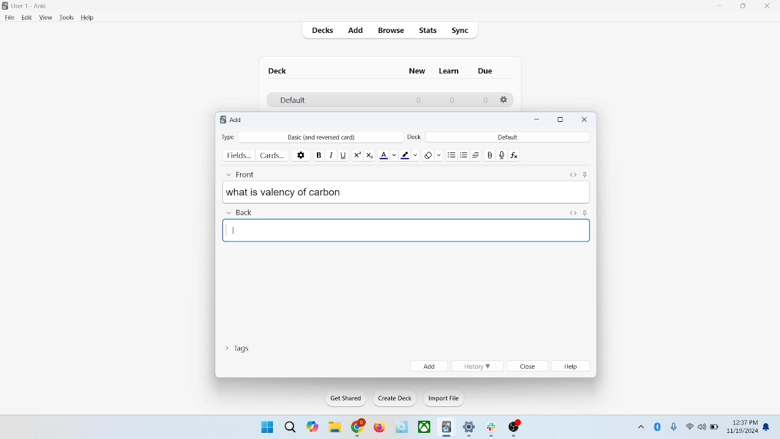  What do you see at coordinates (406, 191) in the screenshot?
I see `what is valency of carbon` at bounding box center [406, 191].